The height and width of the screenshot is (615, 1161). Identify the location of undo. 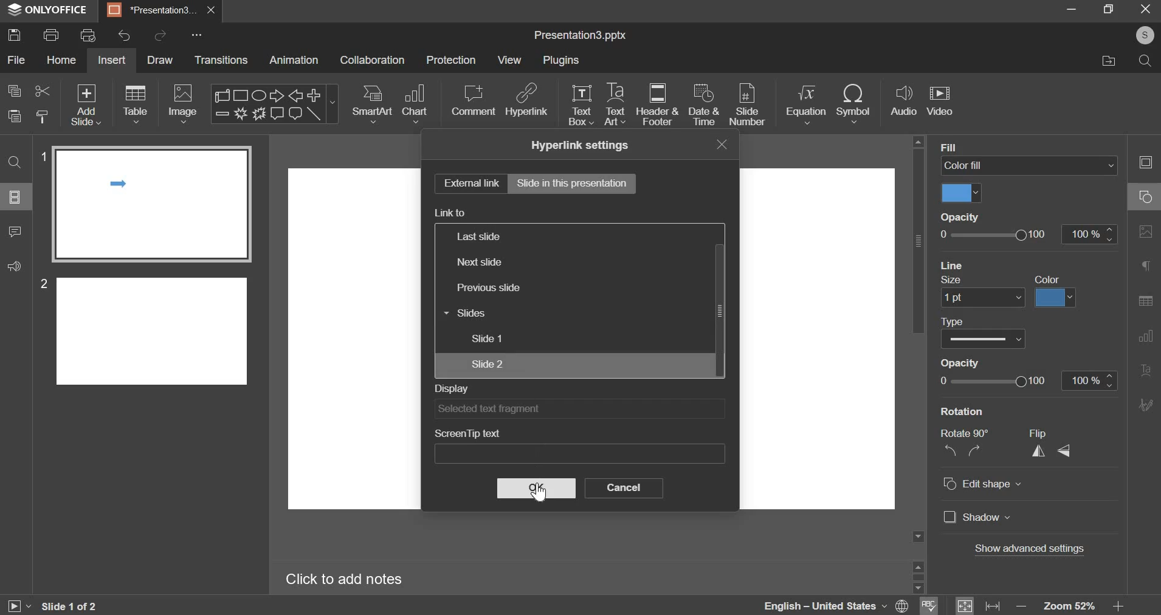
(124, 35).